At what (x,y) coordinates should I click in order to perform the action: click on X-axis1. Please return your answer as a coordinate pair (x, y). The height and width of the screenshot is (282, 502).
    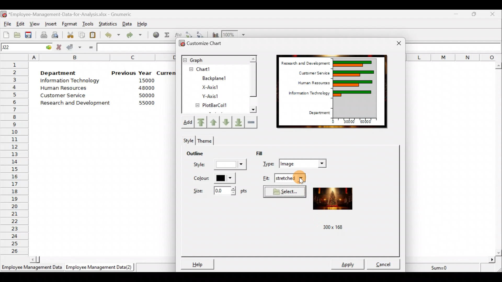
    Looking at the image, I should click on (214, 86).